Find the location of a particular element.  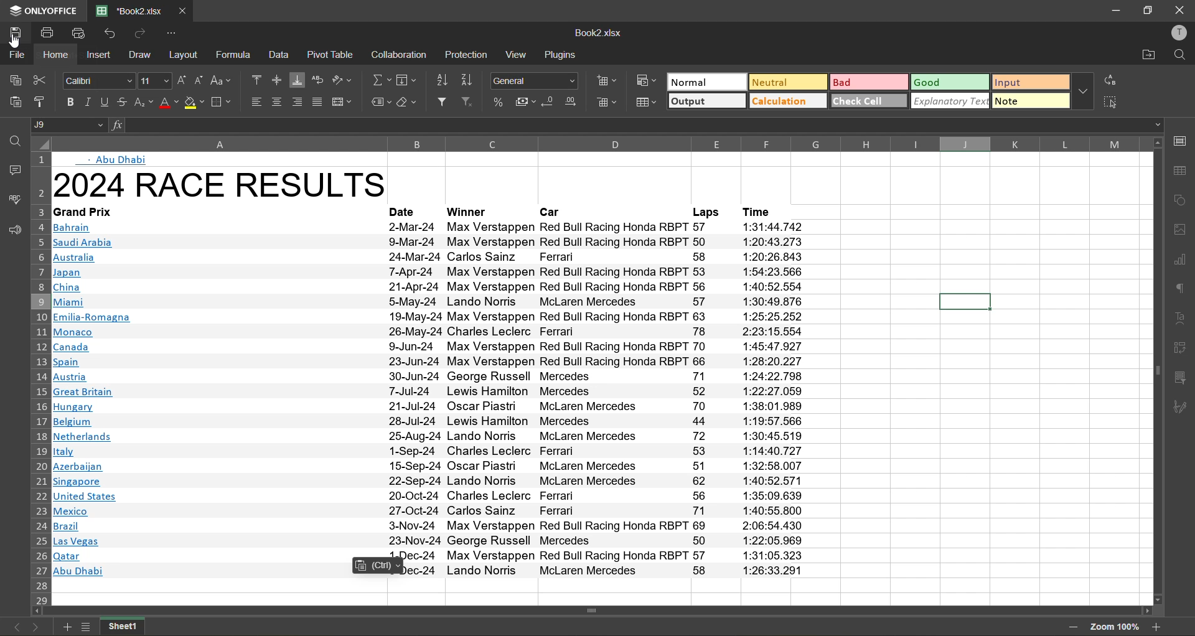

find is located at coordinates (1181, 55).